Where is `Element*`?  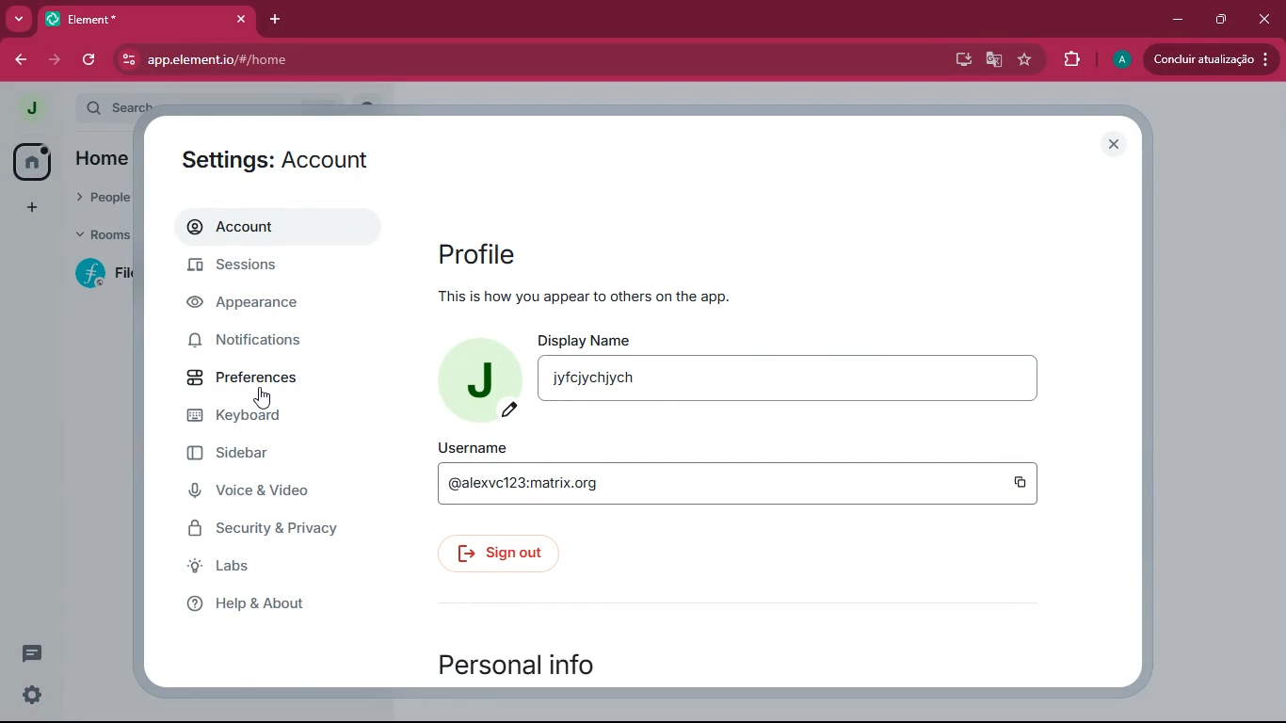 Element* is located at coordinates (120, 19).